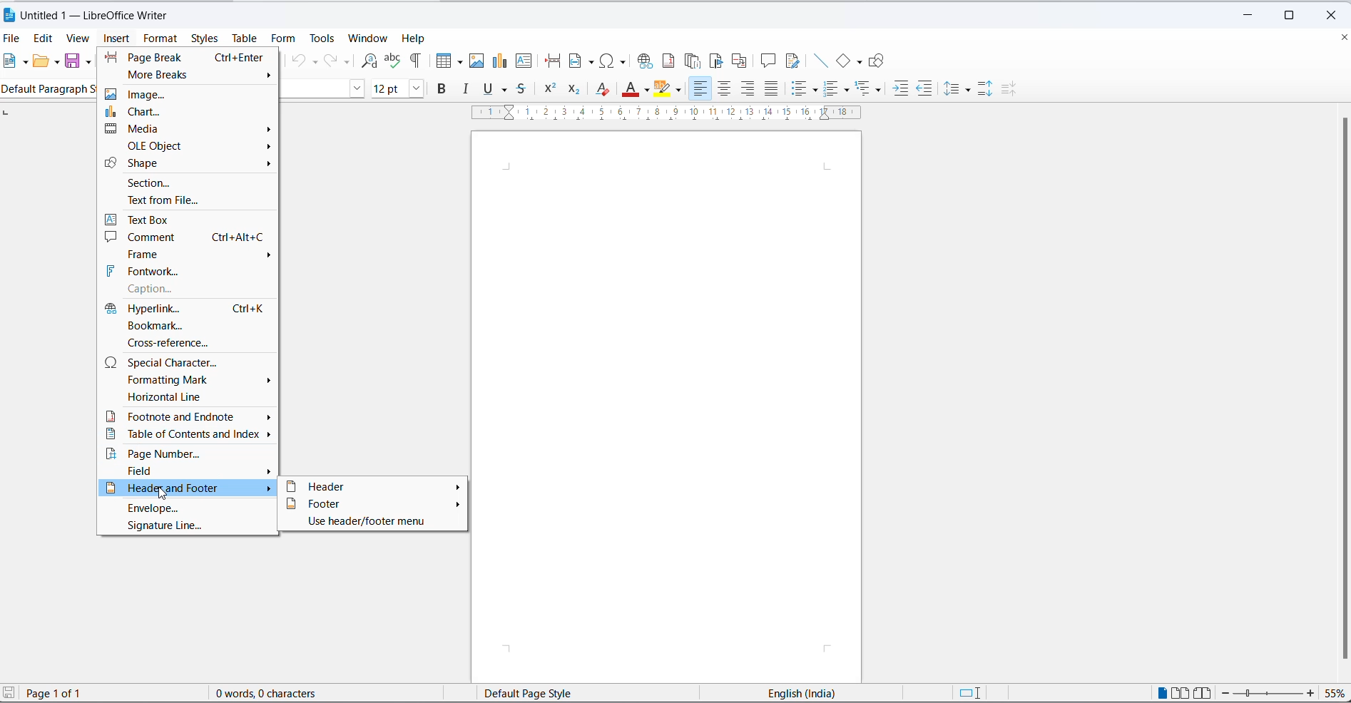  I want to click on insert images, so click(477, 61).